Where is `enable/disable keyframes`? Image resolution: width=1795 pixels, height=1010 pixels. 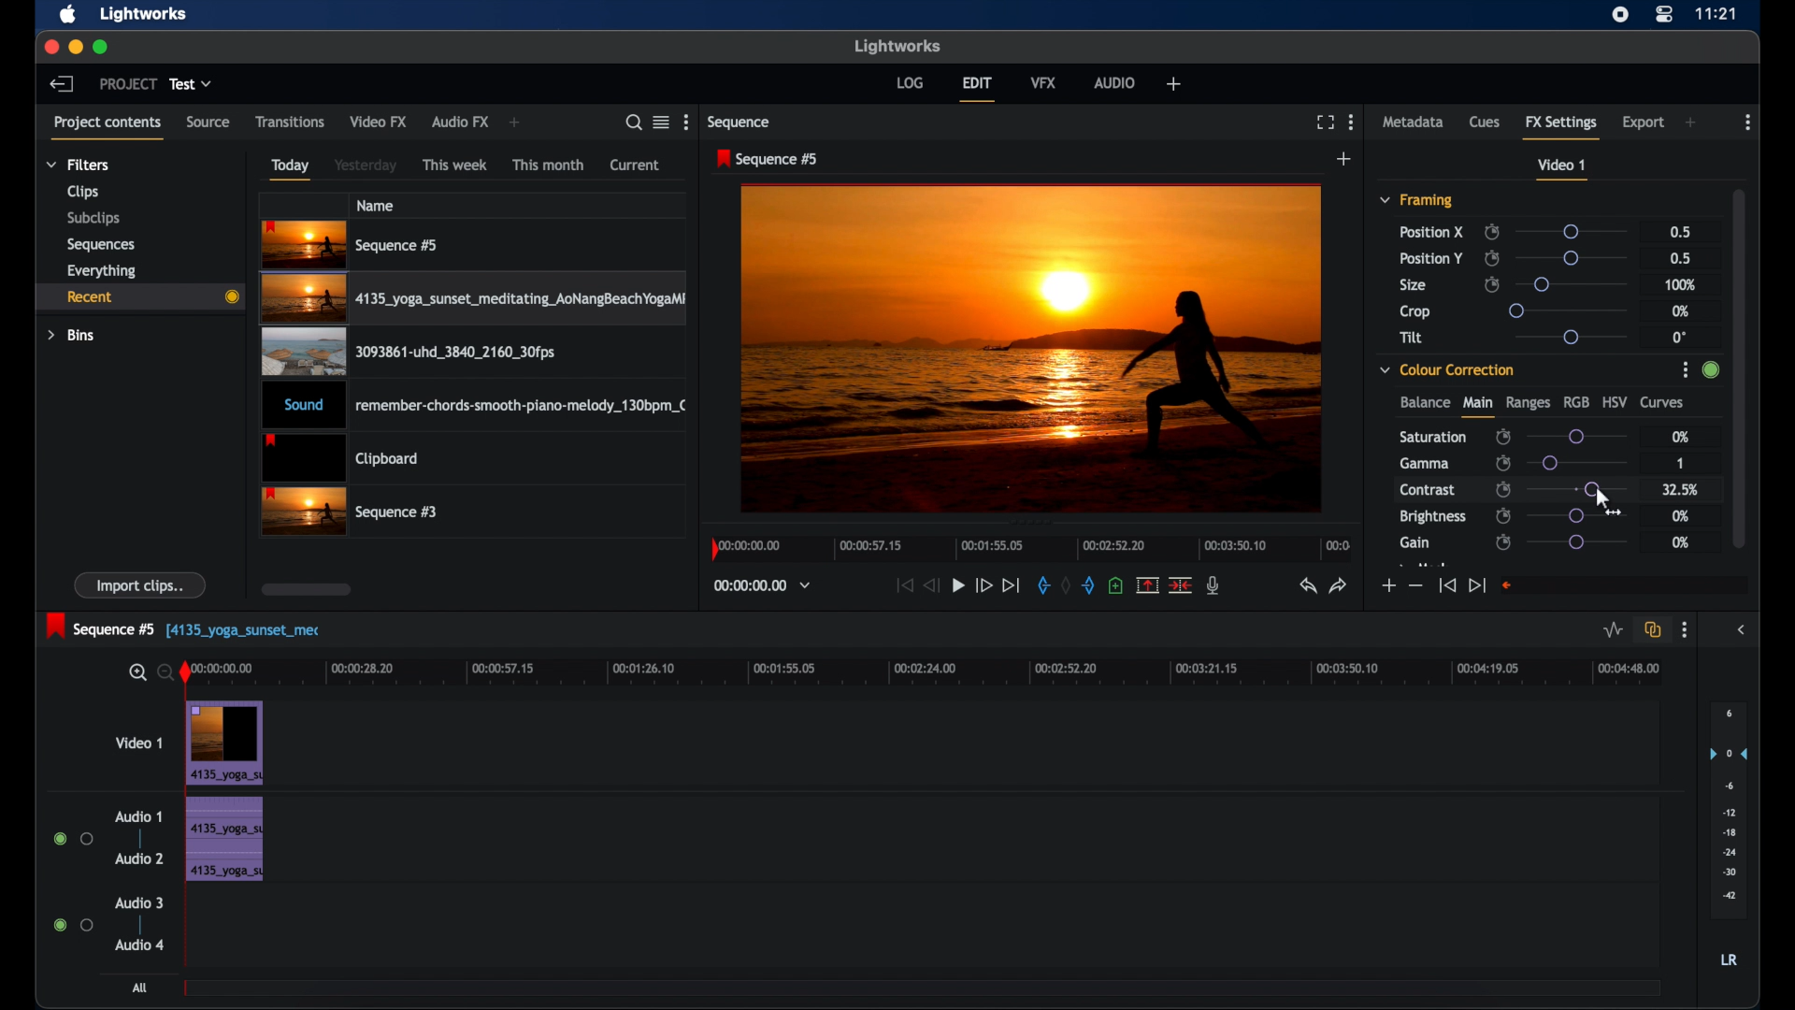
enable/disable keyframes is located at coordinates (1492, 258).